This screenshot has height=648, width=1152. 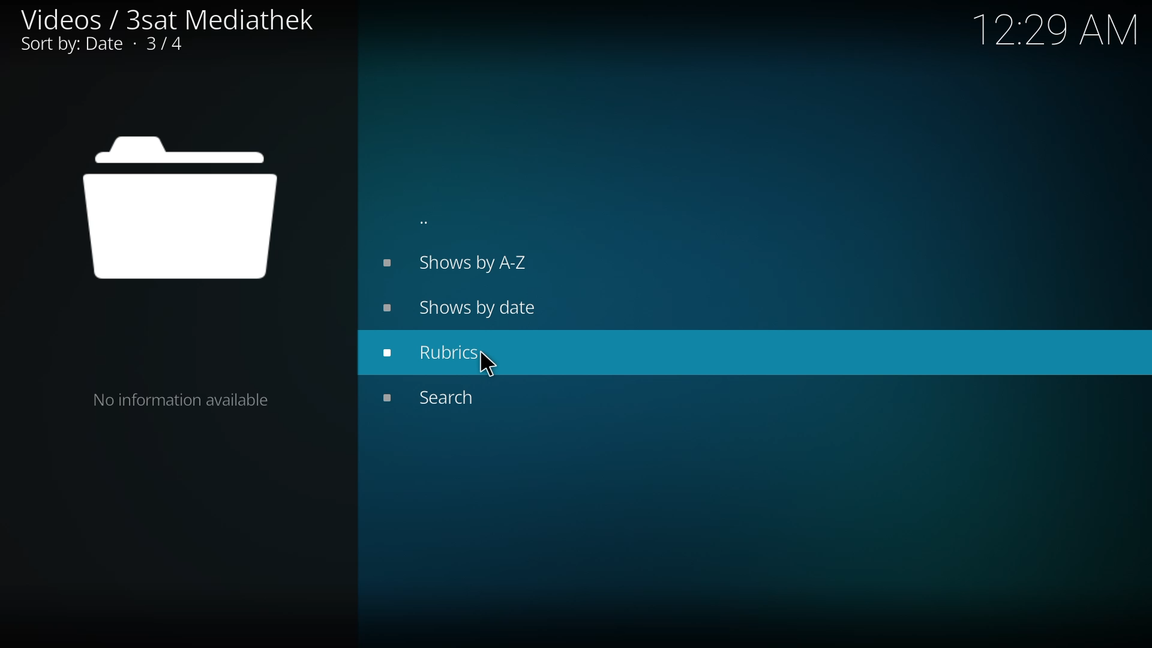 What do you see at coordinates (465, 307) in the screenshot?
I see `shows by date` at bounding box center [465, 307].